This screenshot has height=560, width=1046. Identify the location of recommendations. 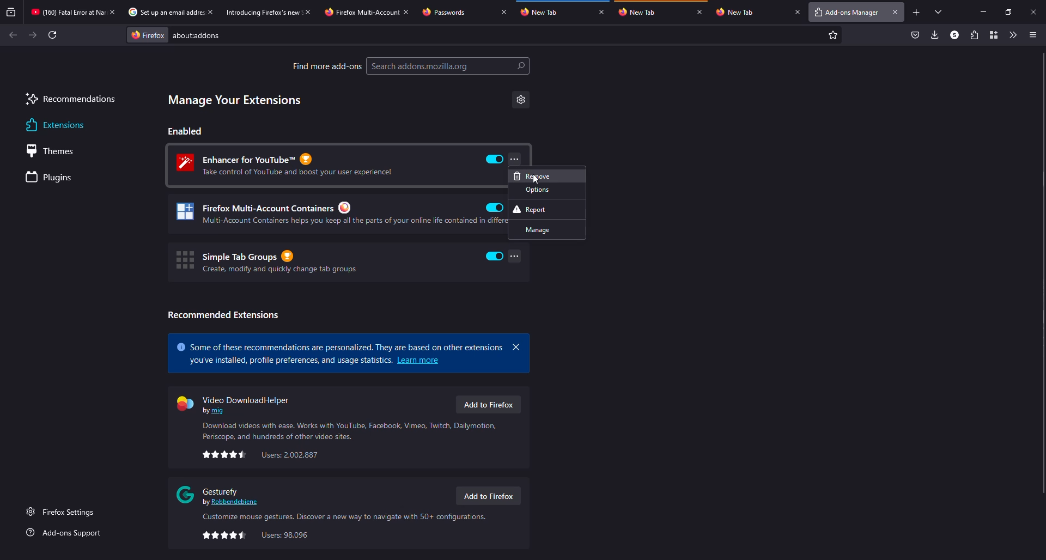
(71, 100).